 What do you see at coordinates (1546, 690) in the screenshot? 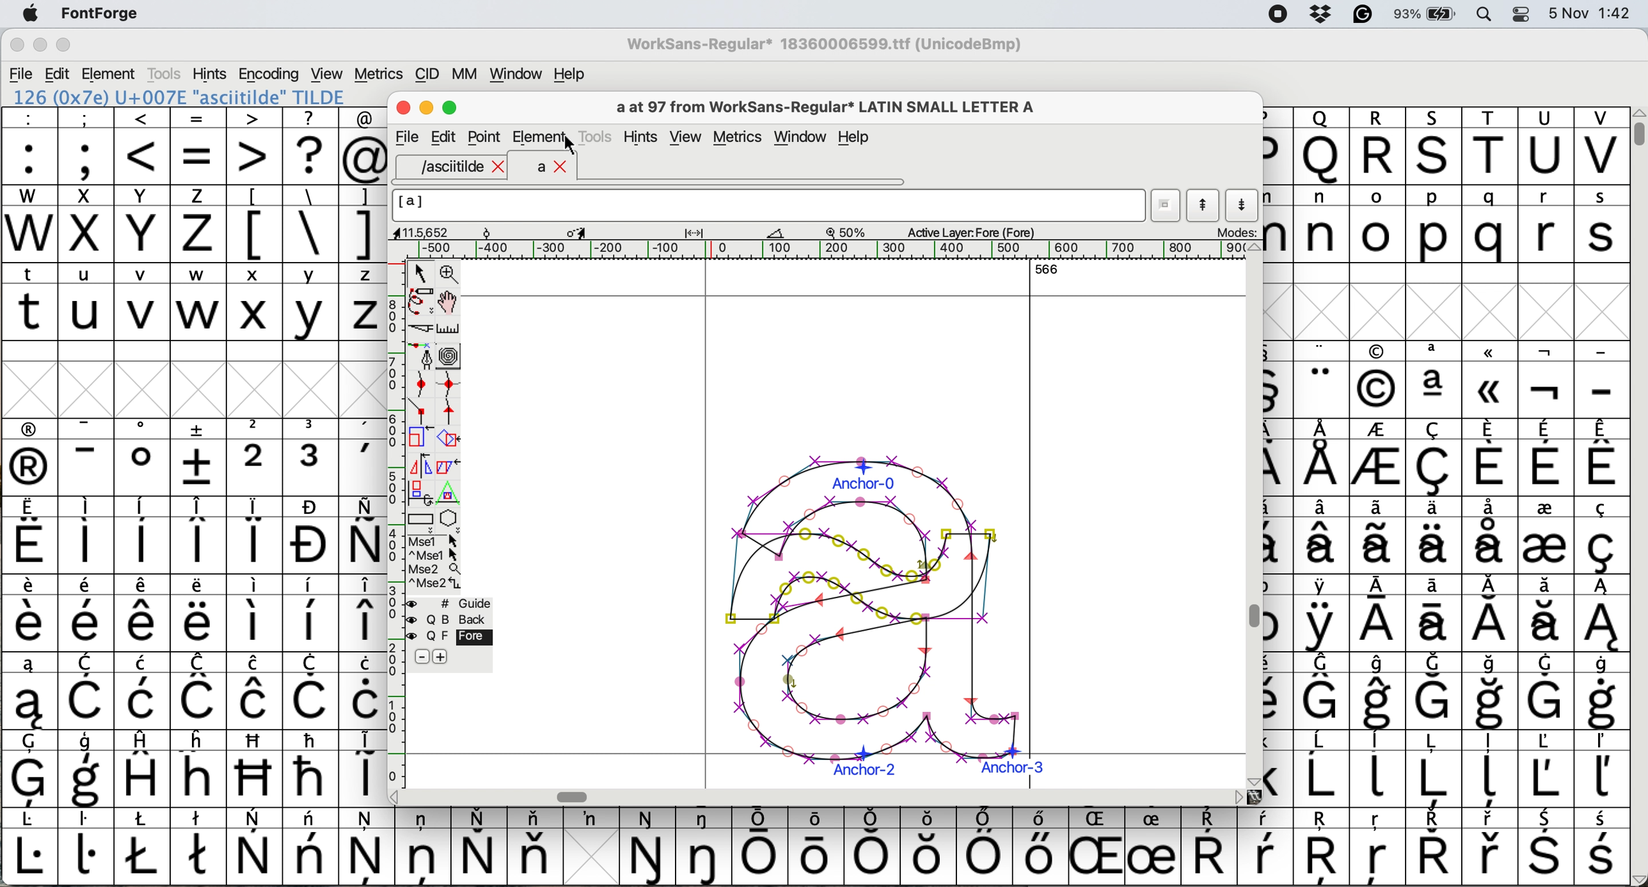
I see `symbol` at bounding box center [1546, 690].